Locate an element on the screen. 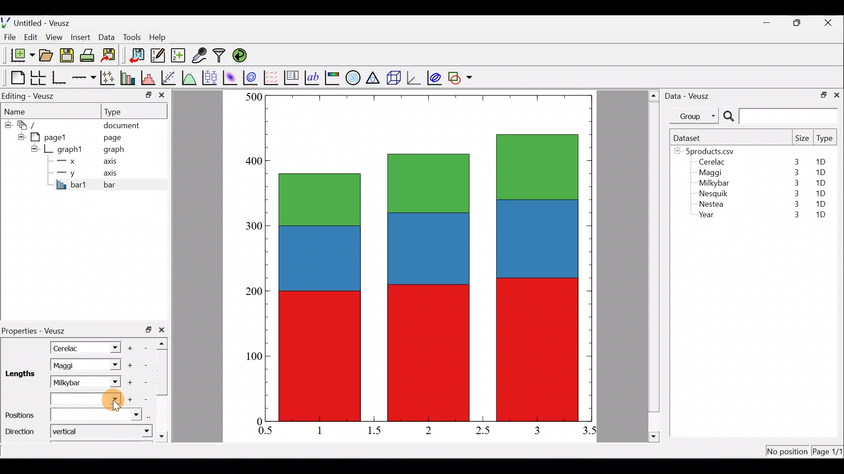 This screenshot has height=474, width=844. 3d scene is located at coordinates (393, 78).